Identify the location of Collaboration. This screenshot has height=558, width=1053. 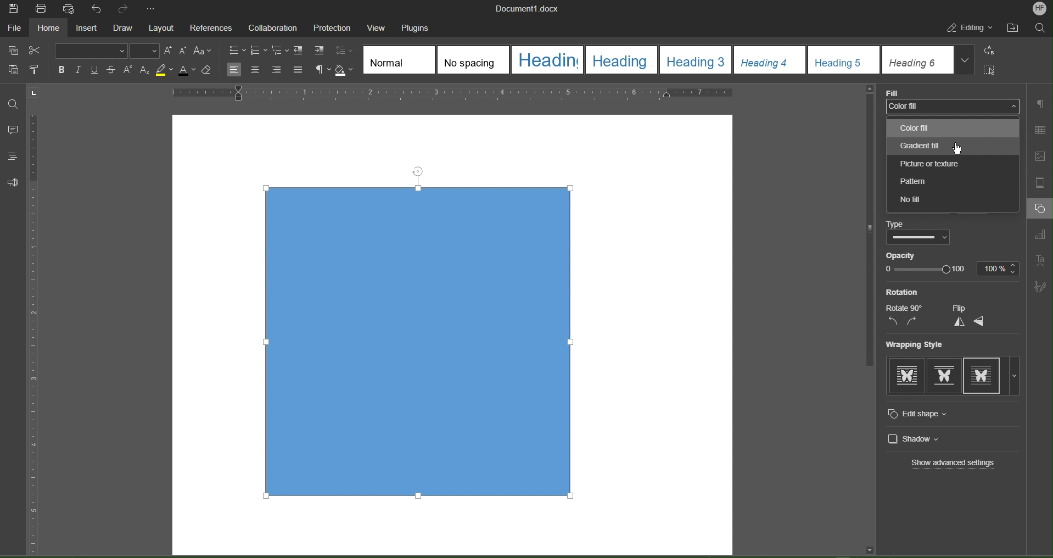
(274, 27).